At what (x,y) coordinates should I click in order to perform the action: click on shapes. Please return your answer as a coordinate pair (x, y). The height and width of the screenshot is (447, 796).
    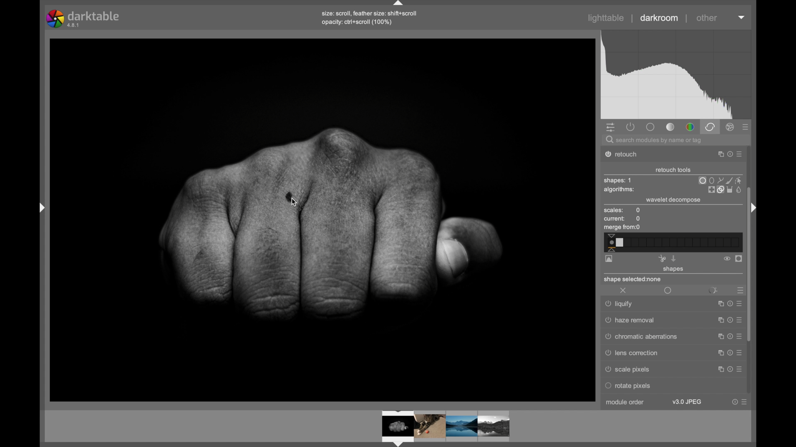
    Looking at the image, I should click on (674, 269).